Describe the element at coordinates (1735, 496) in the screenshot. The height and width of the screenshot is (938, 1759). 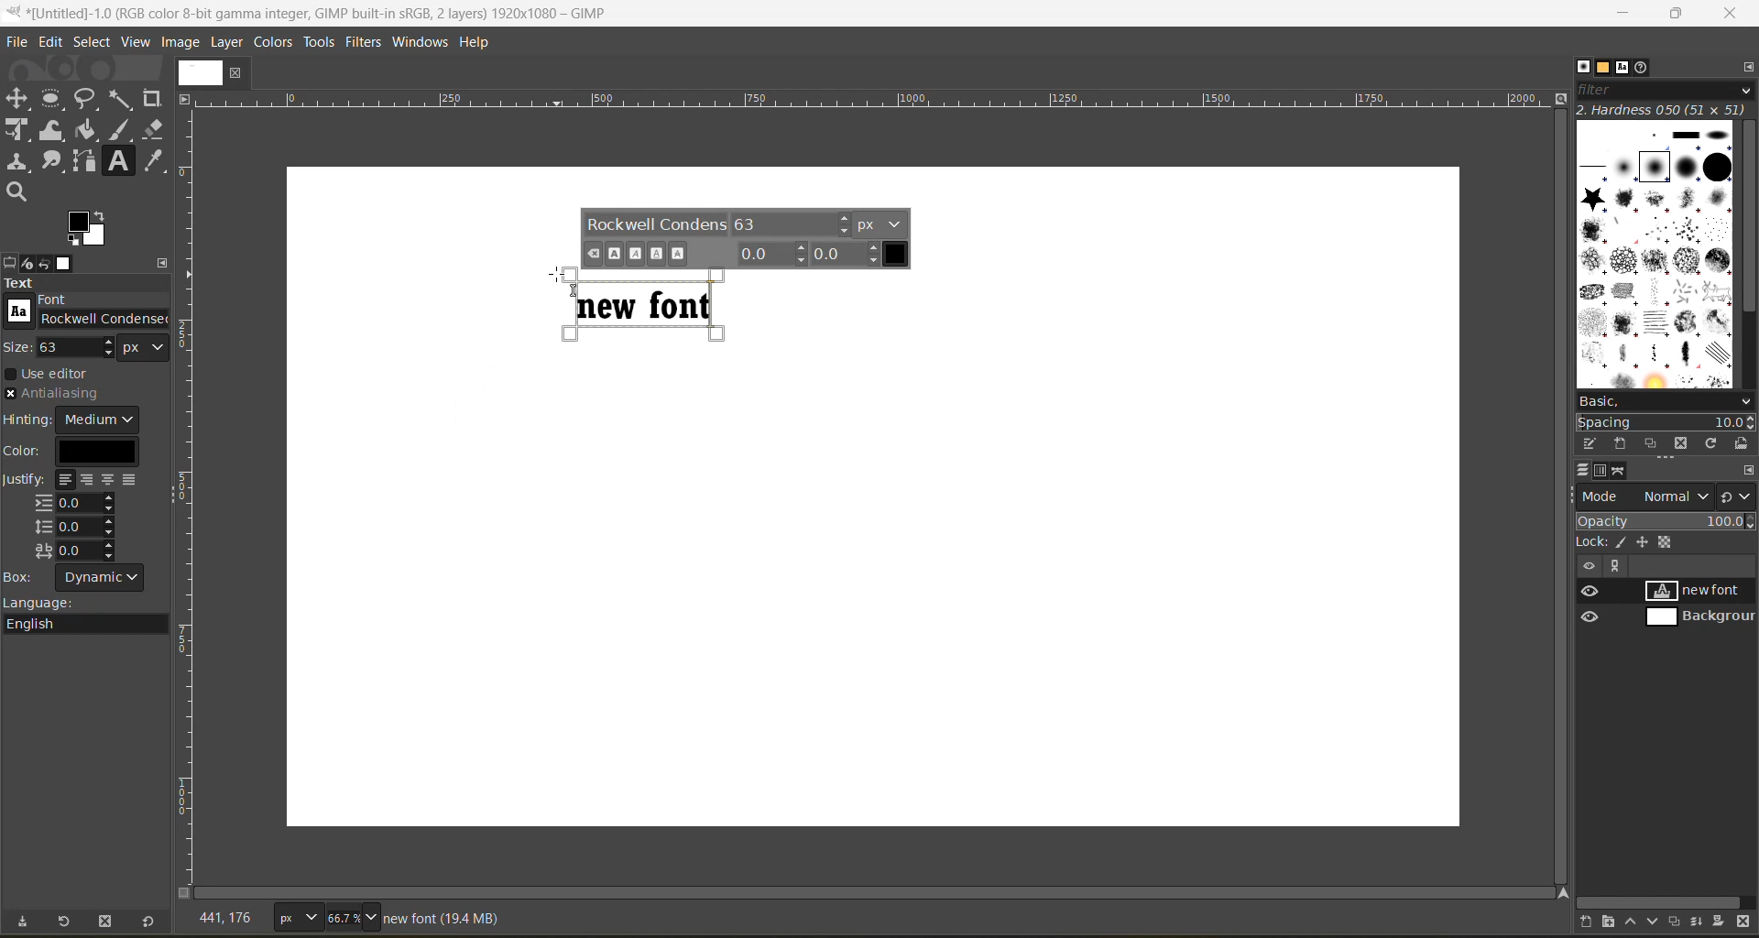
I see `switch` at that location.